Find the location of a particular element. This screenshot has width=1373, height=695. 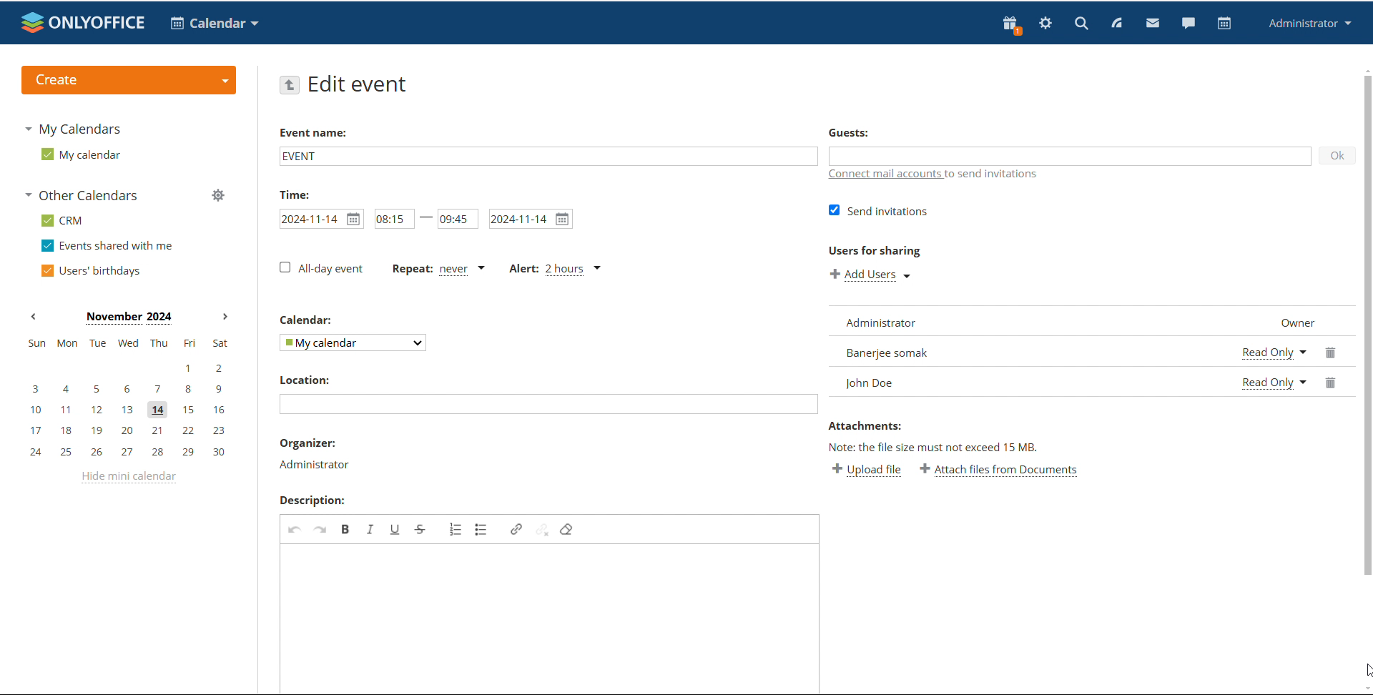

go back is located at coordinates (289, 85).